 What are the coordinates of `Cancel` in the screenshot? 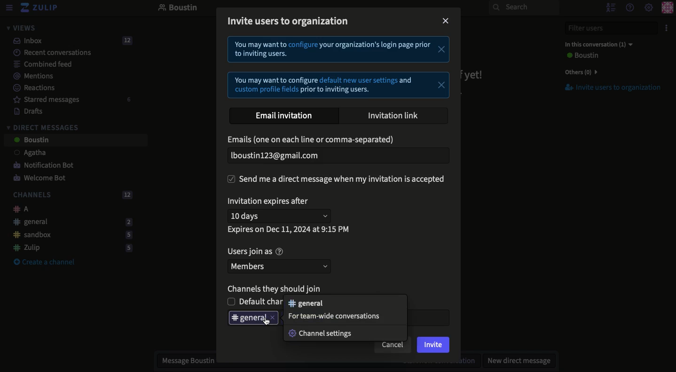 It's located at (393, 345).